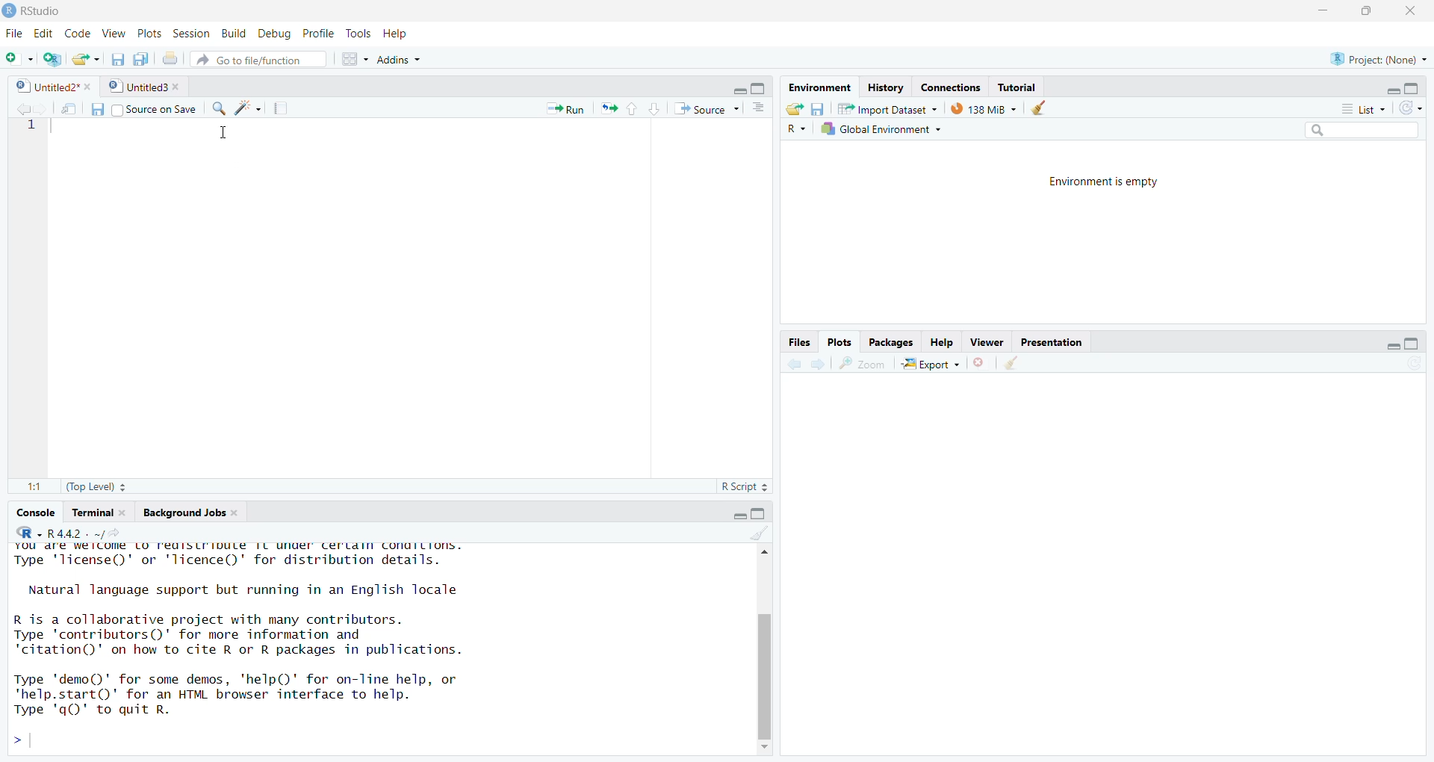  Describe the element at coordinates (787, 131) in the screenshot. I see `Language` at that location.